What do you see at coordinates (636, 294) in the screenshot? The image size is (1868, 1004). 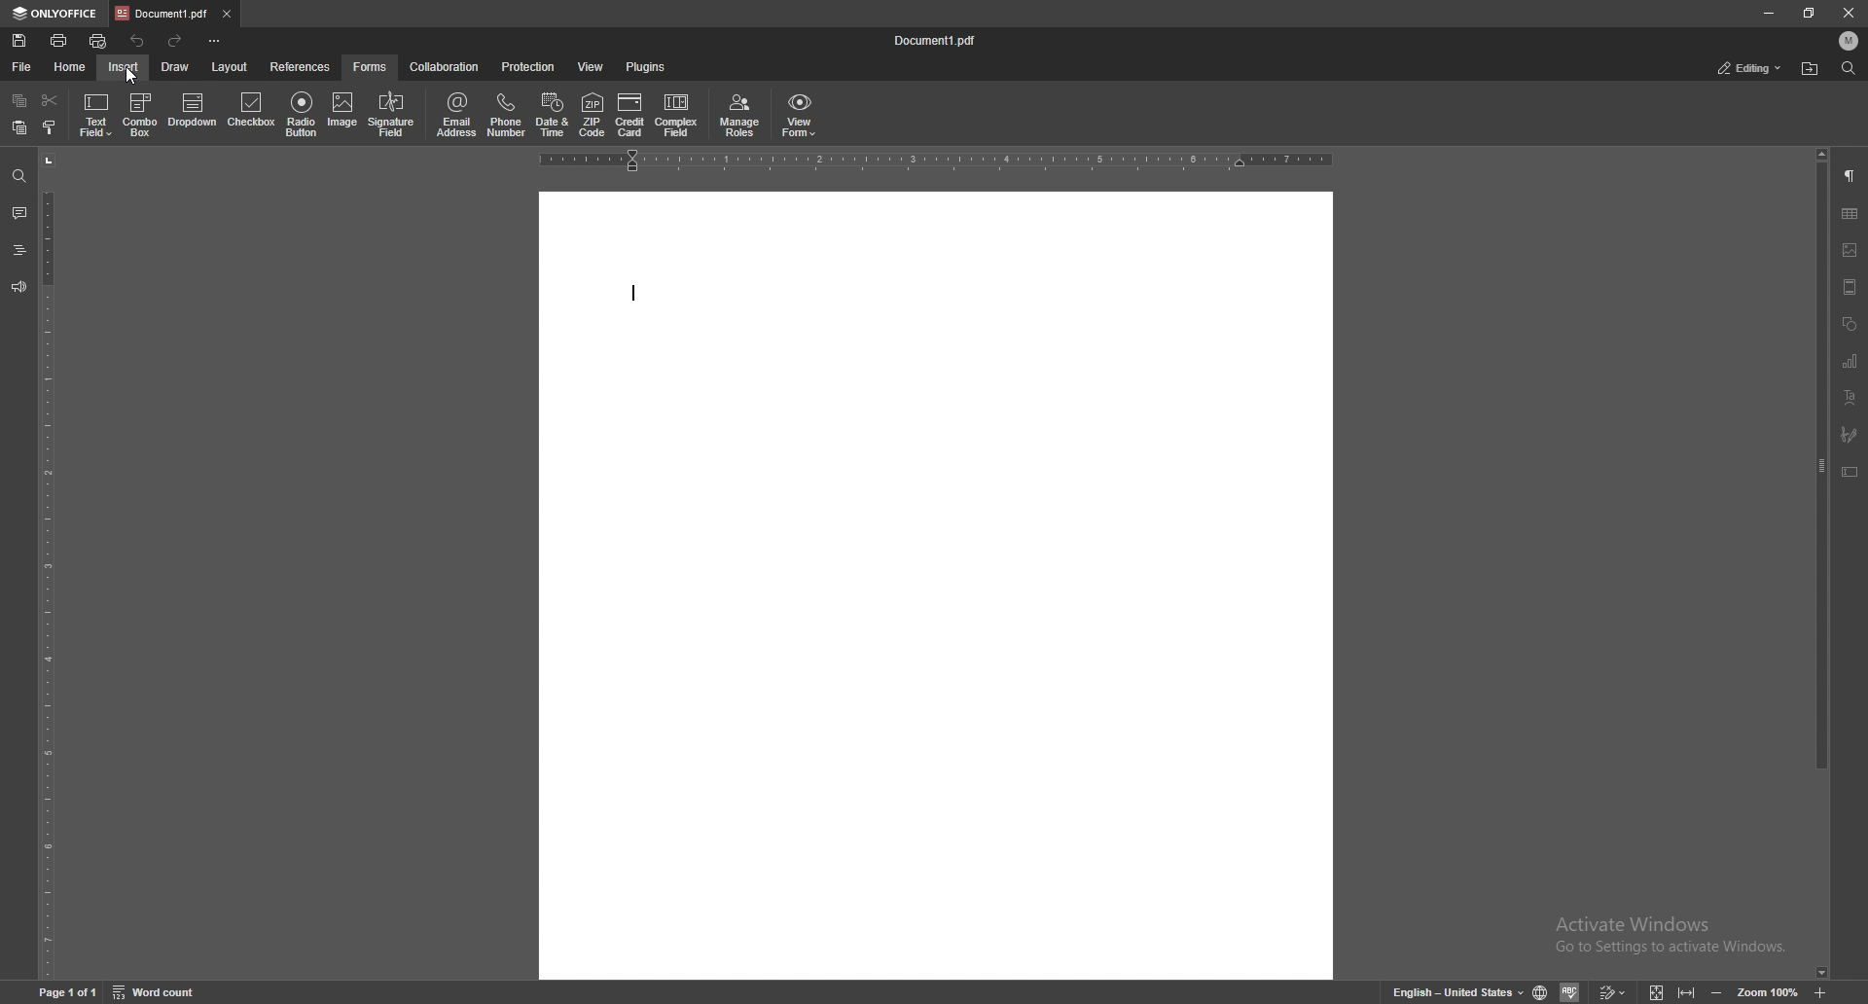 I see `text cursor` at bounding box center [636, 294].